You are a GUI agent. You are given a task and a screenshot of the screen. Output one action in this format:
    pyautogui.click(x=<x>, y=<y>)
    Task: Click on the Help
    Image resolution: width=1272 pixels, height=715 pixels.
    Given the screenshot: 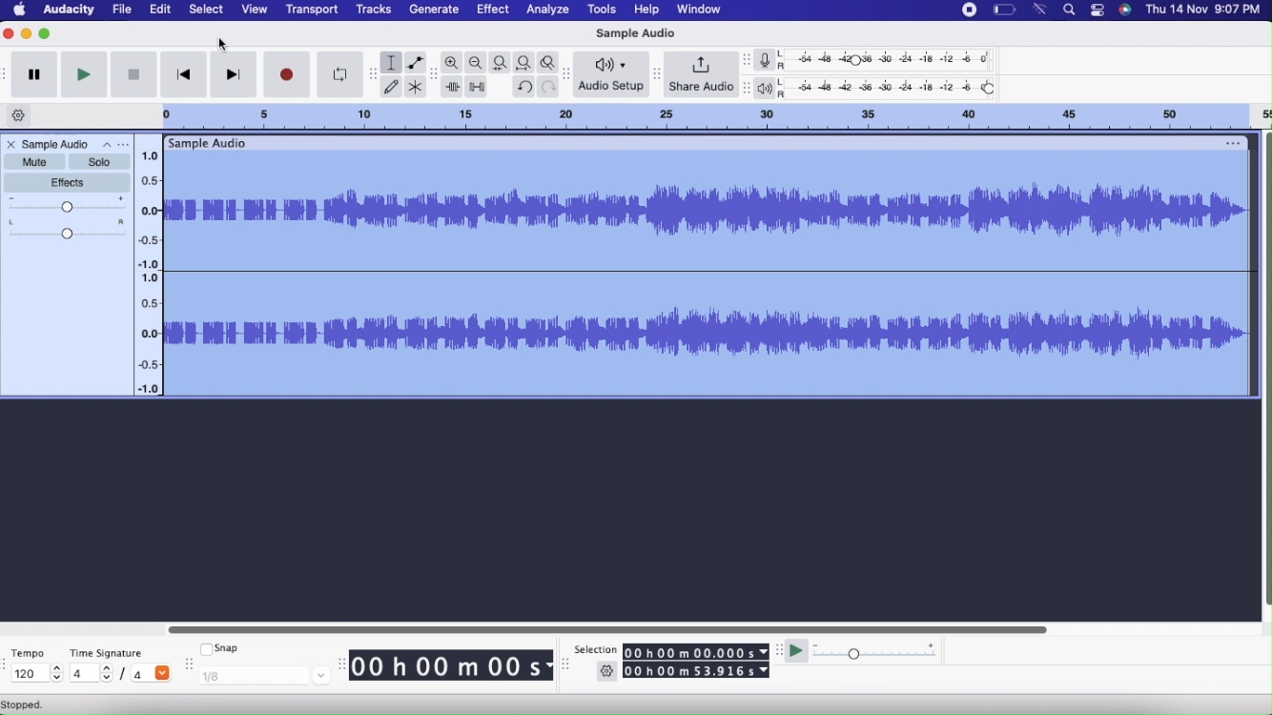 What is the action you would take?
    pyautogui.click(x=647, y=10)
    